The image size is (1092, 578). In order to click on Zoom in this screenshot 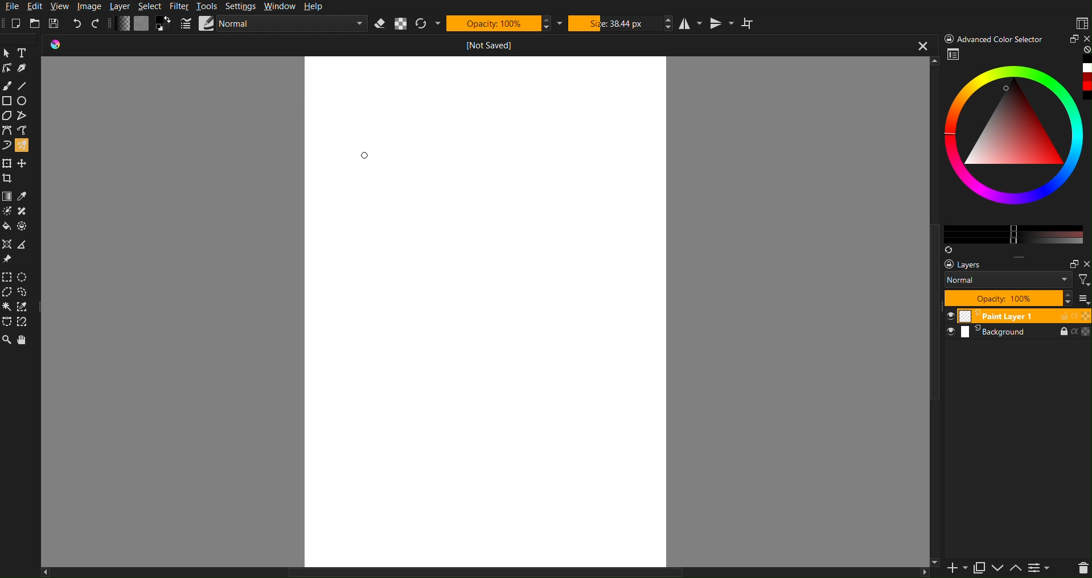, I will do `click(7, 341)`.